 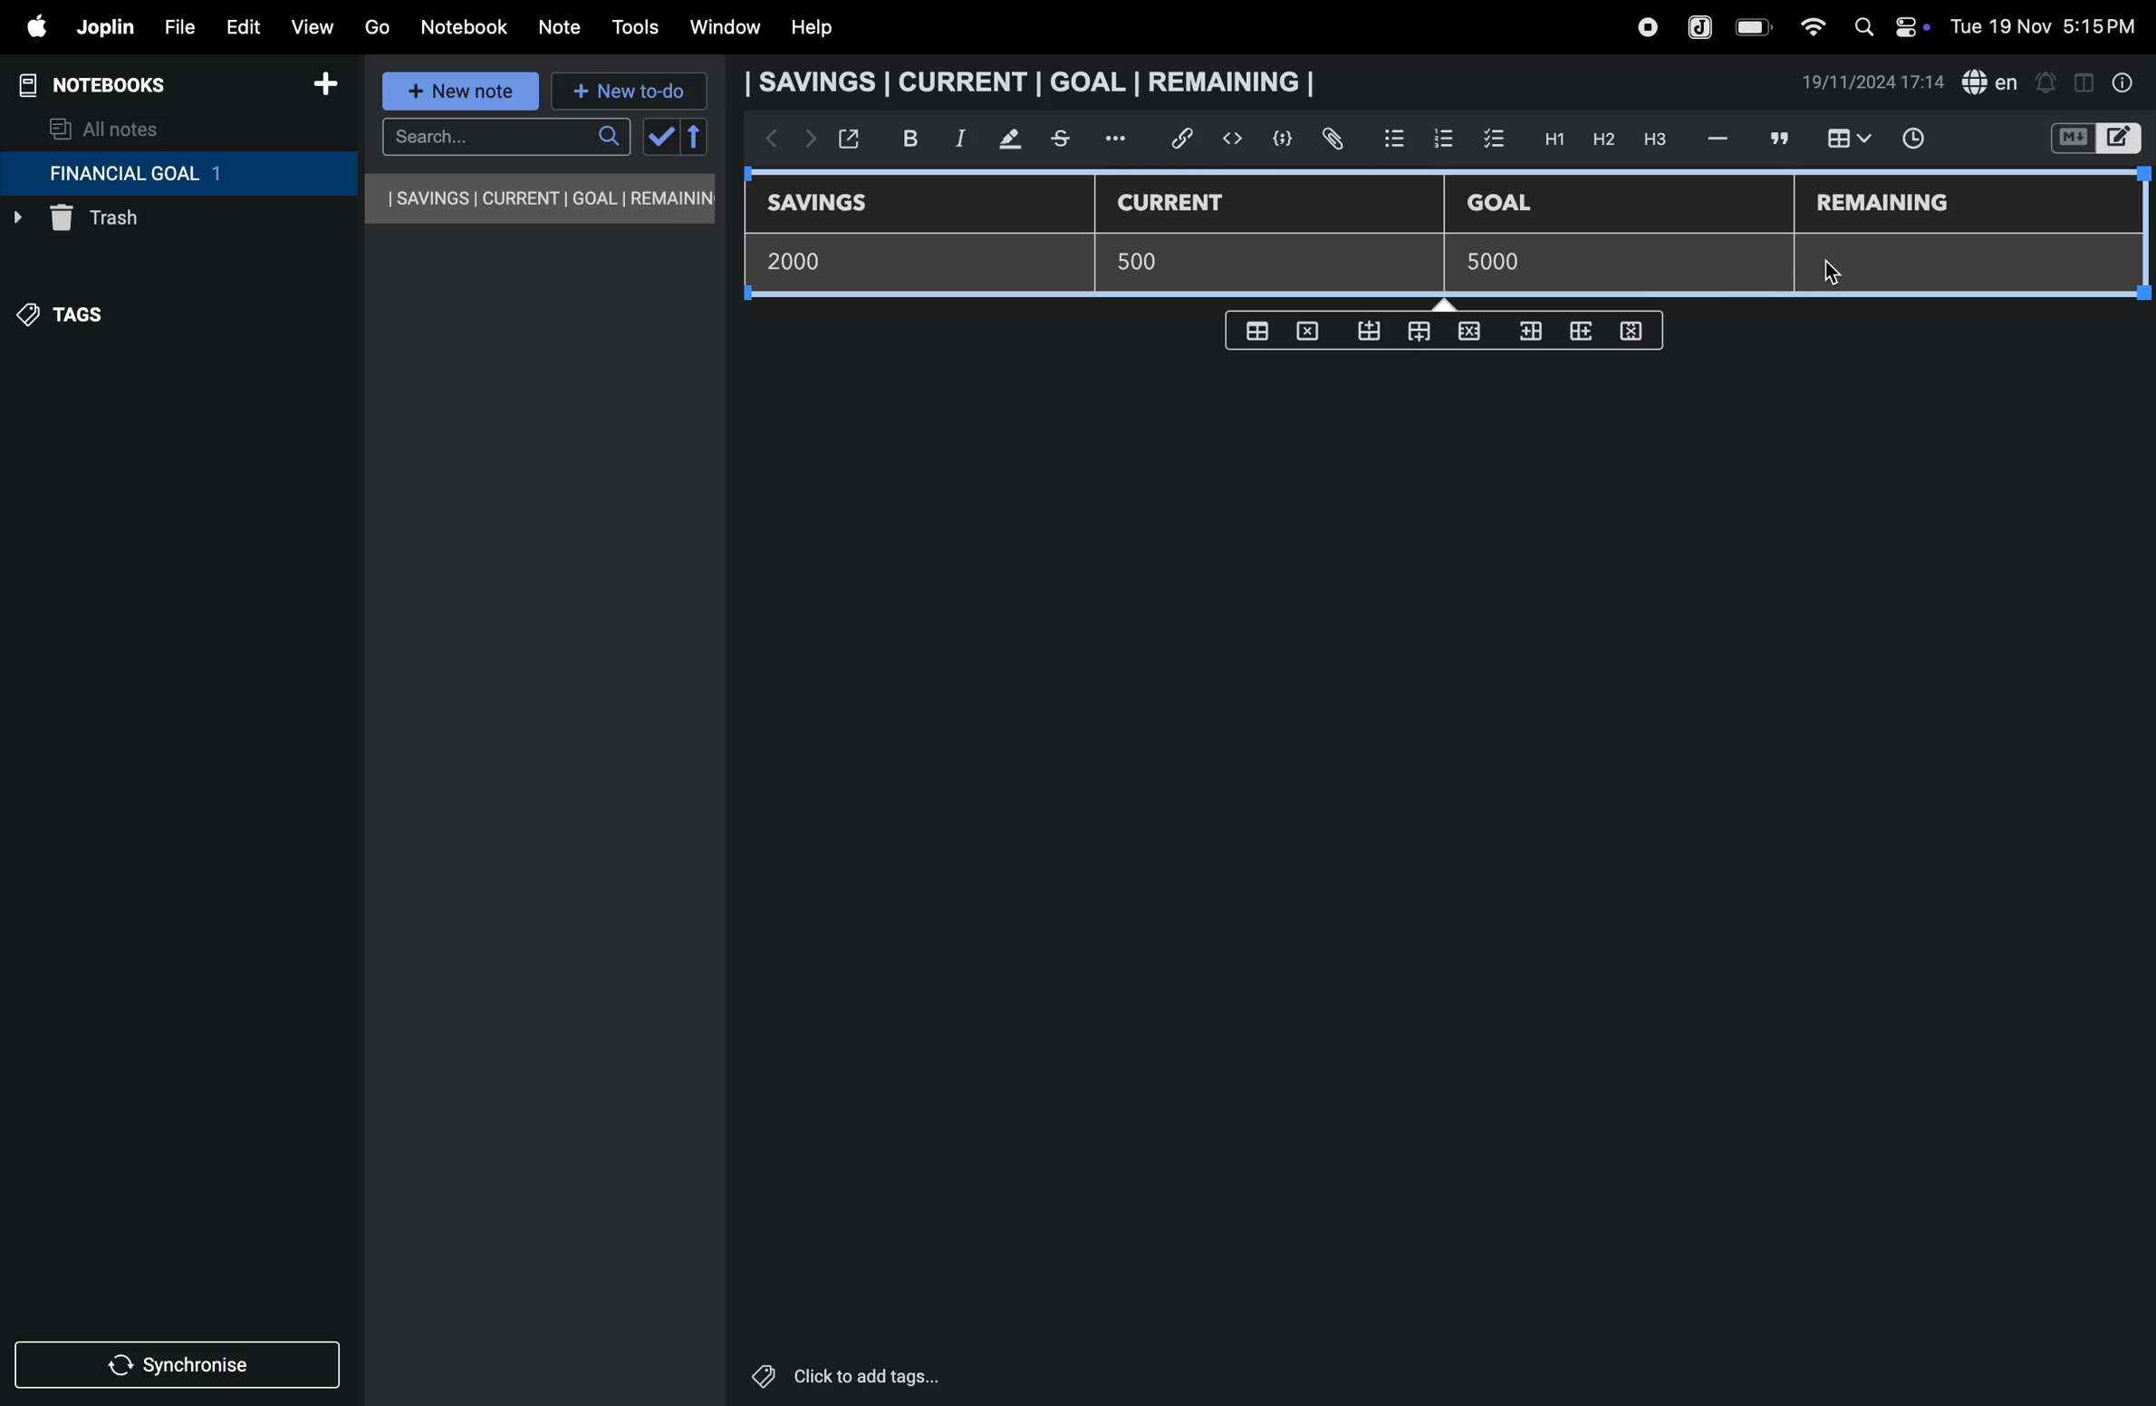 What do you see at coordinates (659, 138) in the screenshot?
I see `check` at bounding box center [659, 138].